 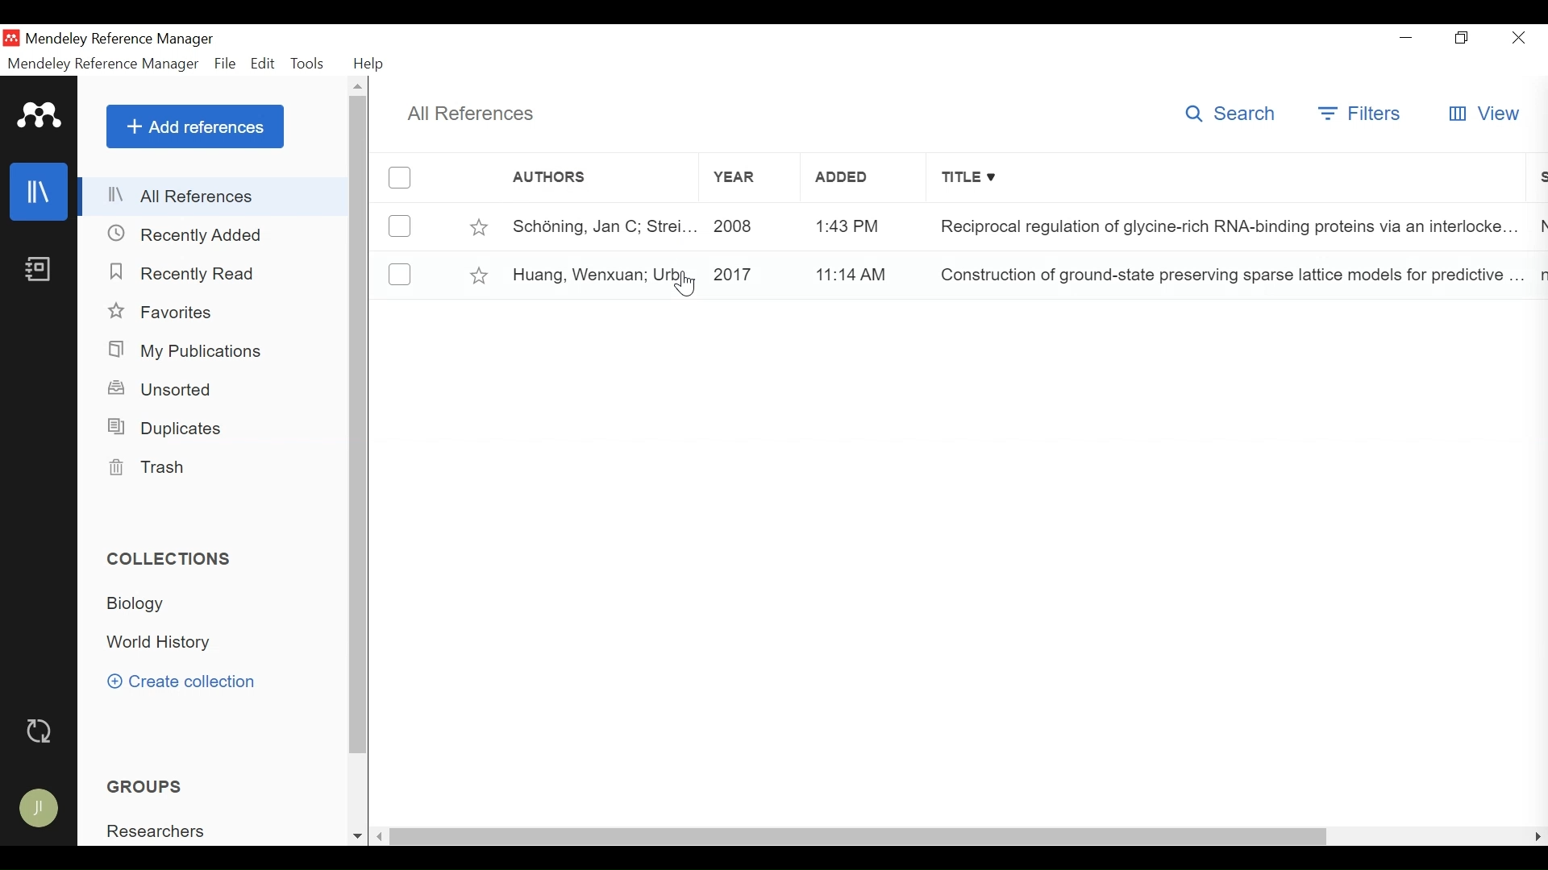 What do you see at coordinates (359, 85) in the screenshot?
I see `Scroll up` at bounding box center [359, 85].